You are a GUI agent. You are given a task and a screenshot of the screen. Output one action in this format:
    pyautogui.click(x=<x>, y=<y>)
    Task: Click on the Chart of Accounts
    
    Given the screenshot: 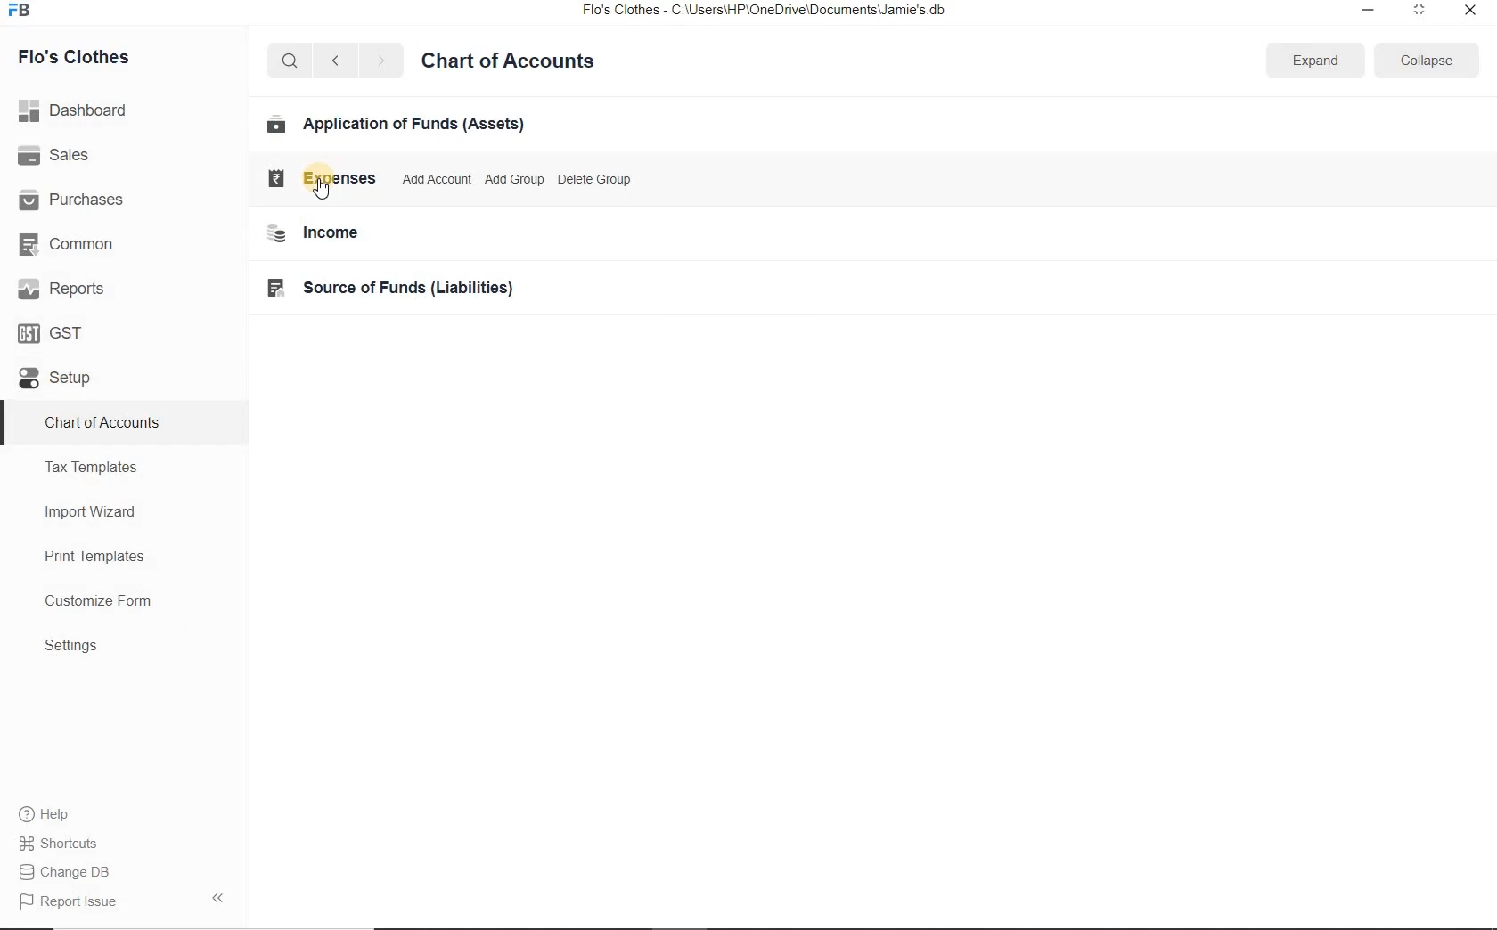 What is the action you would take?
    pyautogui.click(x=102, y=424)
    